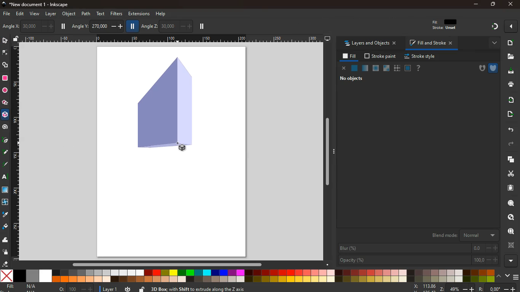  What do you see at coordinates (51, 14) in the screenshot?
I see `layer` at bounding box center [51, 14].